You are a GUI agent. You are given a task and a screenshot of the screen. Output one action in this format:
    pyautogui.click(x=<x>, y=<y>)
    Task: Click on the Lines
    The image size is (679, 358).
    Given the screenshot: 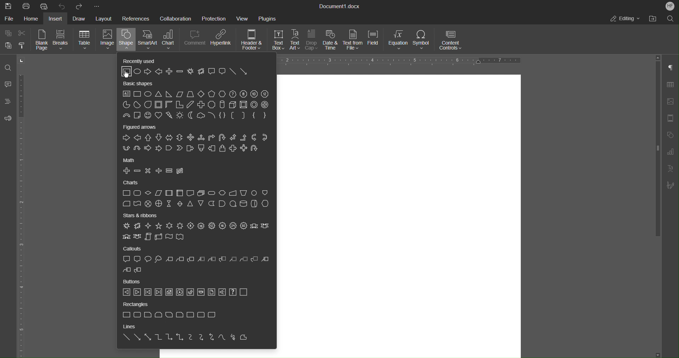 What is the action you would take?
    pyautogui.click(x=129, y=327)
    